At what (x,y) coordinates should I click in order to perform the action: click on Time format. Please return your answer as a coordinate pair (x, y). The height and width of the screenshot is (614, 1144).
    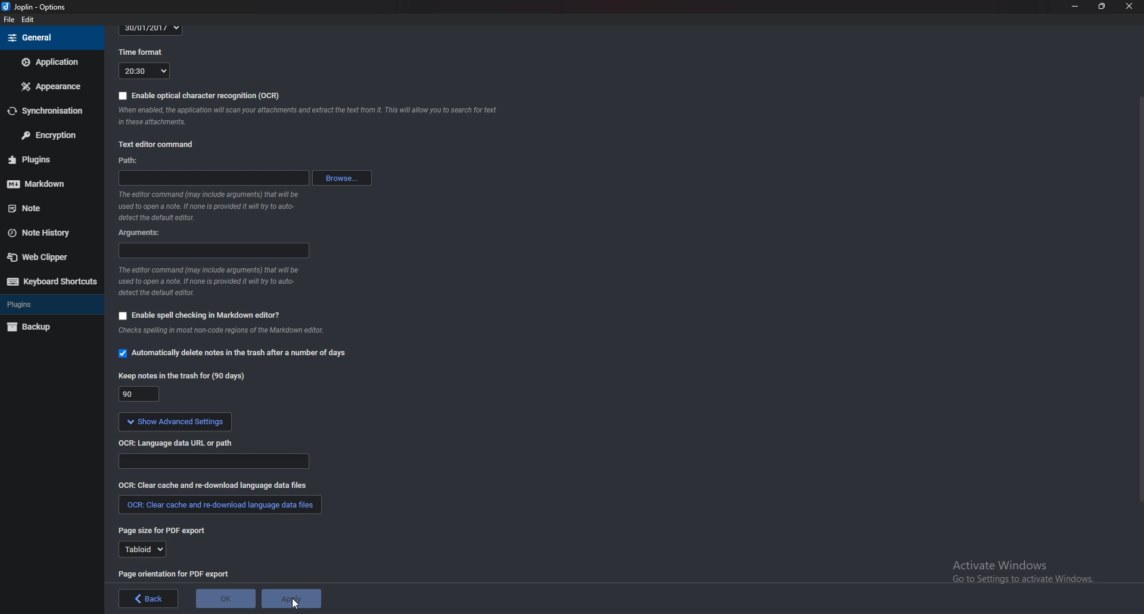
    Looking at the image, I should click on (145, 51).